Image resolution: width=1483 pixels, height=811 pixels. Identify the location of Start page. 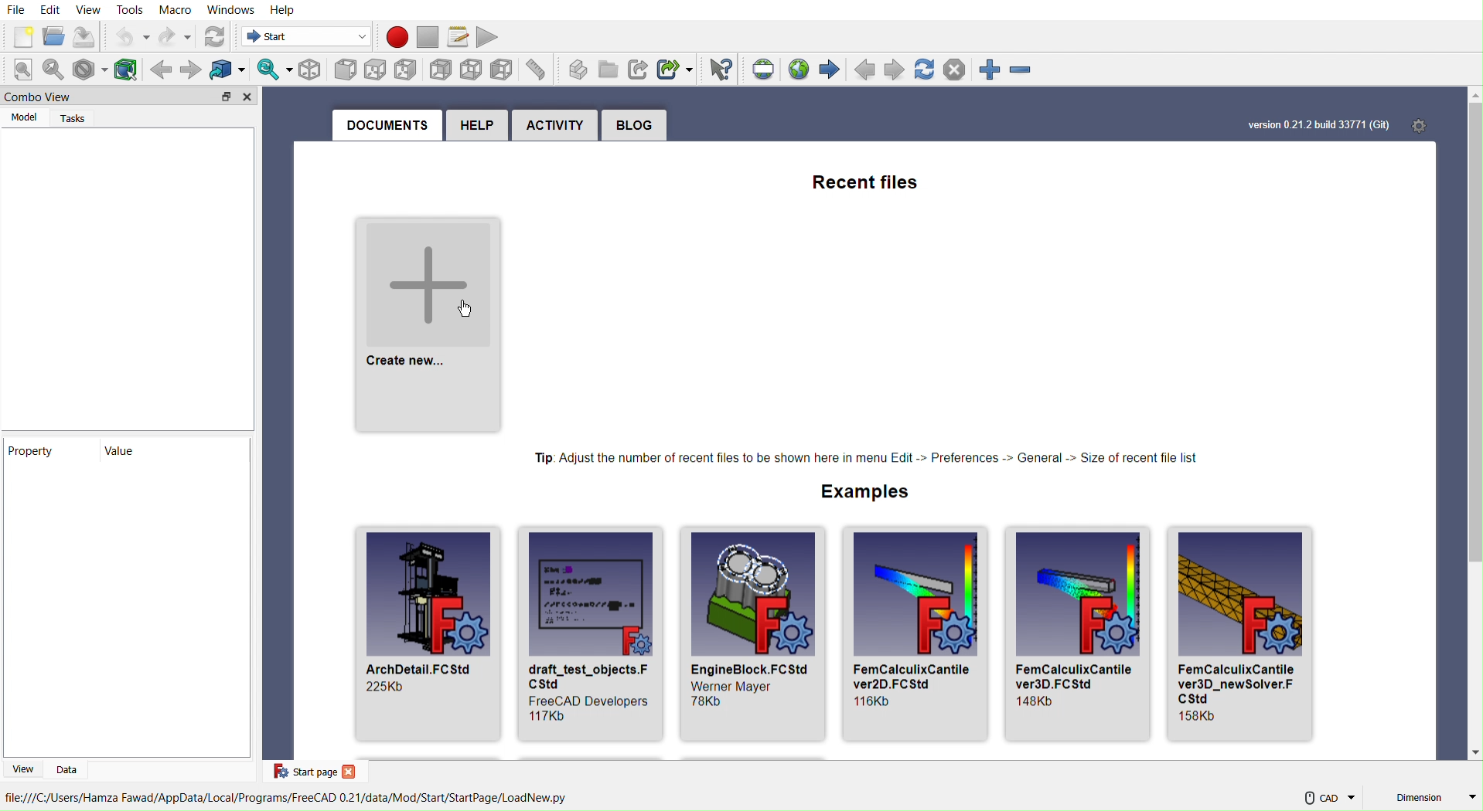
(313, 772).